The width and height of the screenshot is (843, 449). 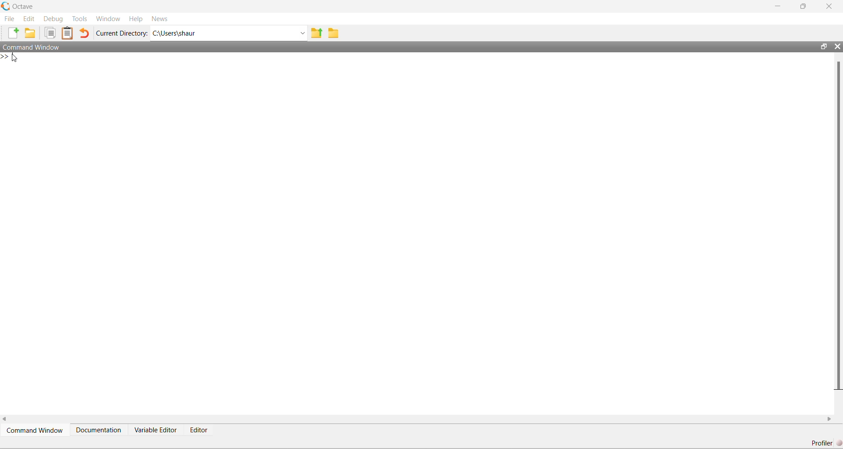 I want to click on Help, so click(x=136, y=19).